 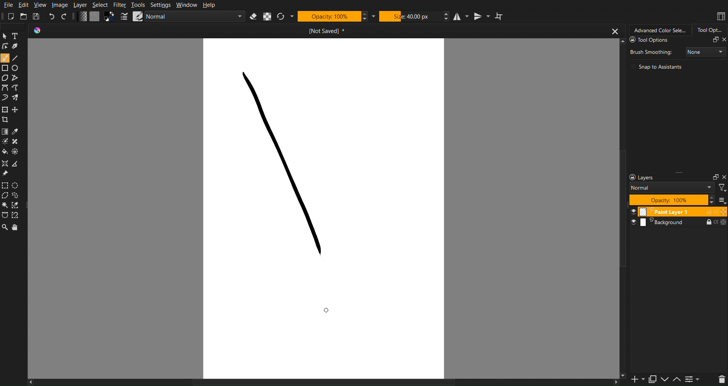 What do you see at coordinates (328, 17) in the screenshot?
I see `Opacity` at bounding box center [328, 17].